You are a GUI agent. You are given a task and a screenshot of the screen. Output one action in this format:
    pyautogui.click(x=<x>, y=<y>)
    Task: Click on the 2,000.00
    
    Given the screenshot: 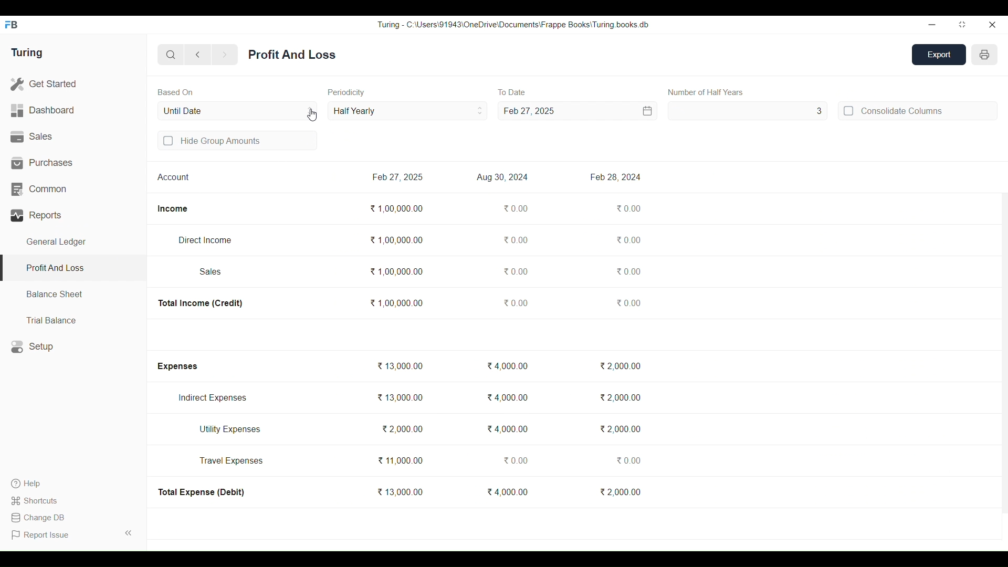 What is the action you would take?
    pyautogui.click(x=619, y=397)
    